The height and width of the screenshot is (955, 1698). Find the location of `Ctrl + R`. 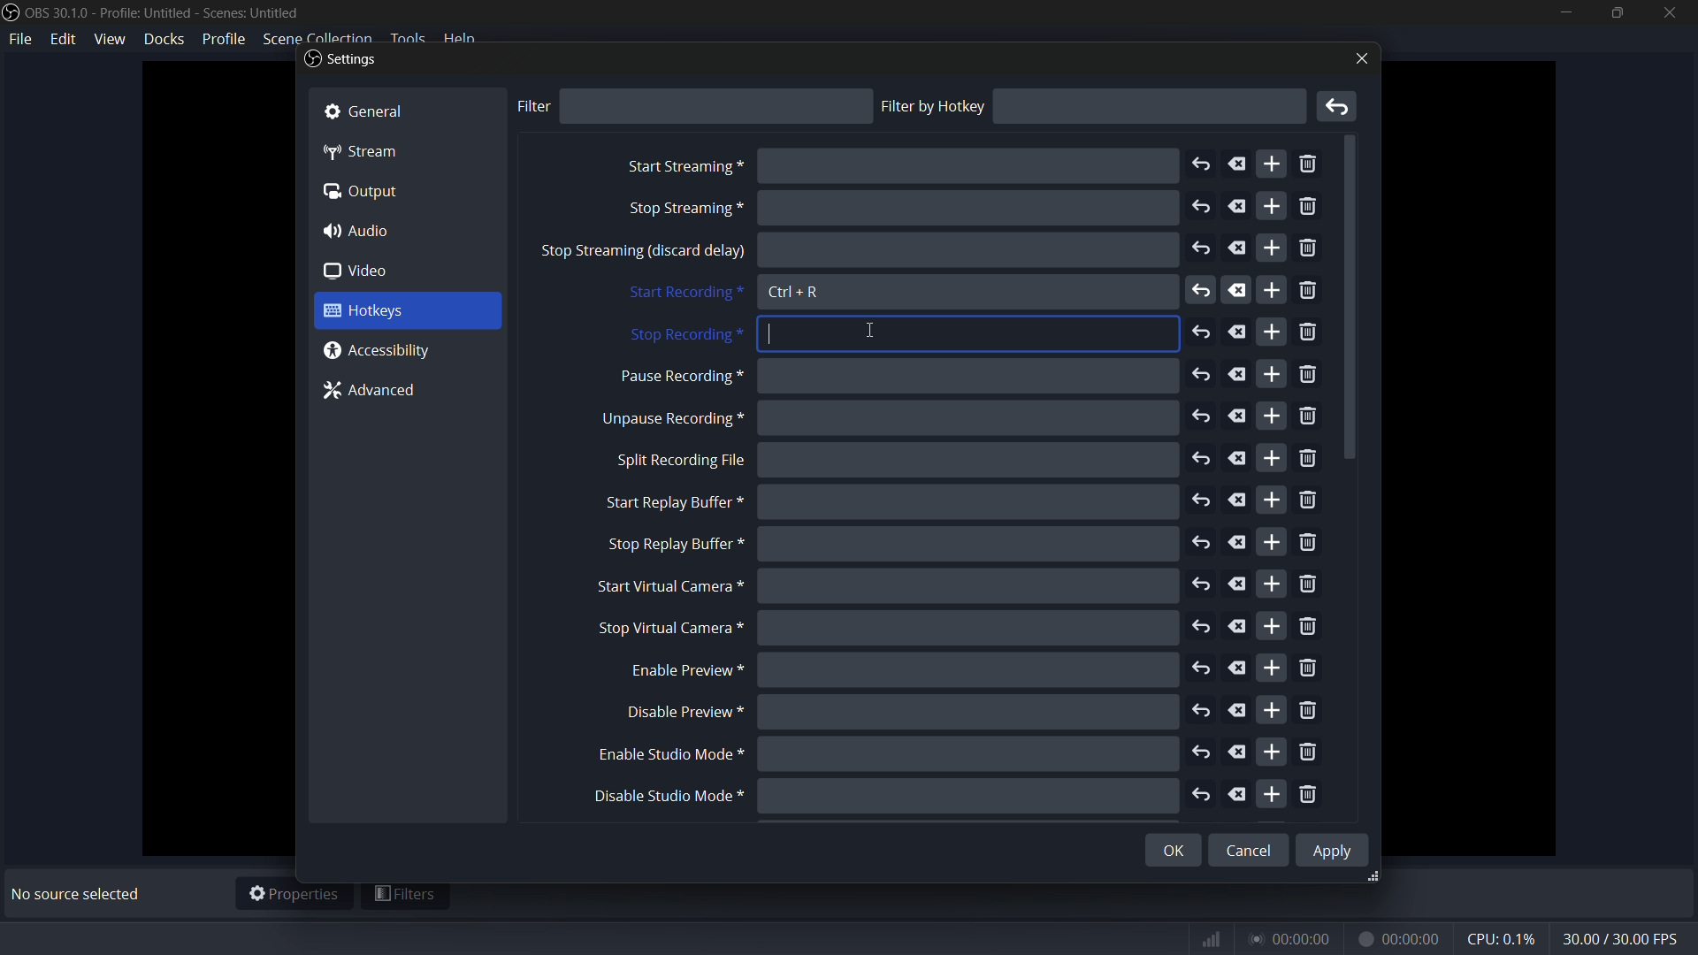

Ctrl + R is located at coordinates (796, 294).